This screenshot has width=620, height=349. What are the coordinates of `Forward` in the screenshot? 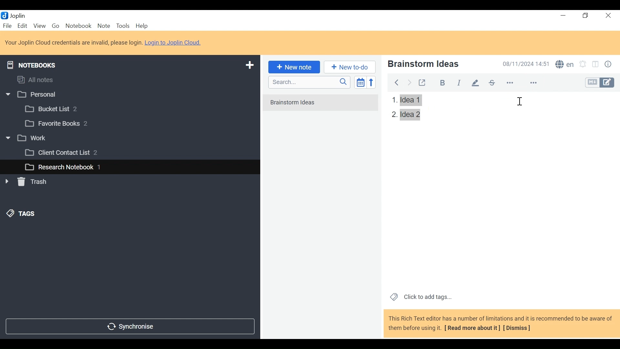 It's located at (410, 82).